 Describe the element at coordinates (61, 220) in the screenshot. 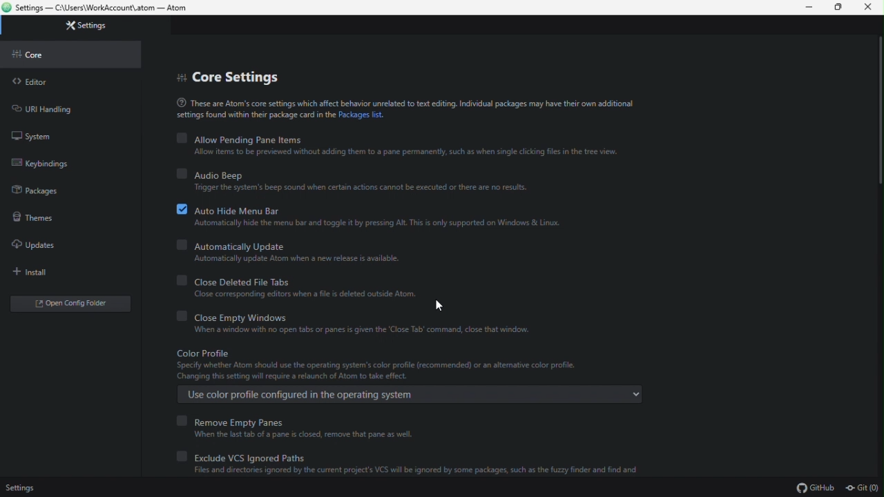

I see `themes` at that location.